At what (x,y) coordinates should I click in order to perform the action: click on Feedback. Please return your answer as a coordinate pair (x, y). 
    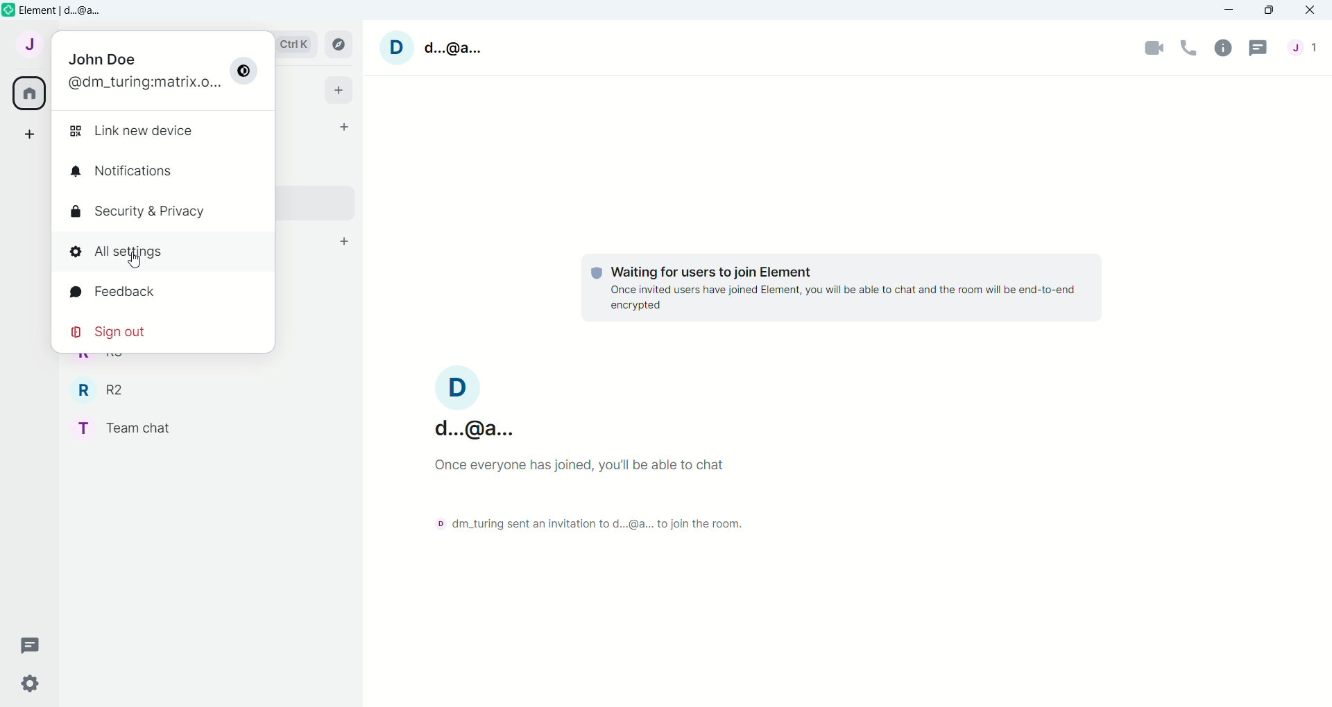
    Looking at the image, I should click on (113, 292).